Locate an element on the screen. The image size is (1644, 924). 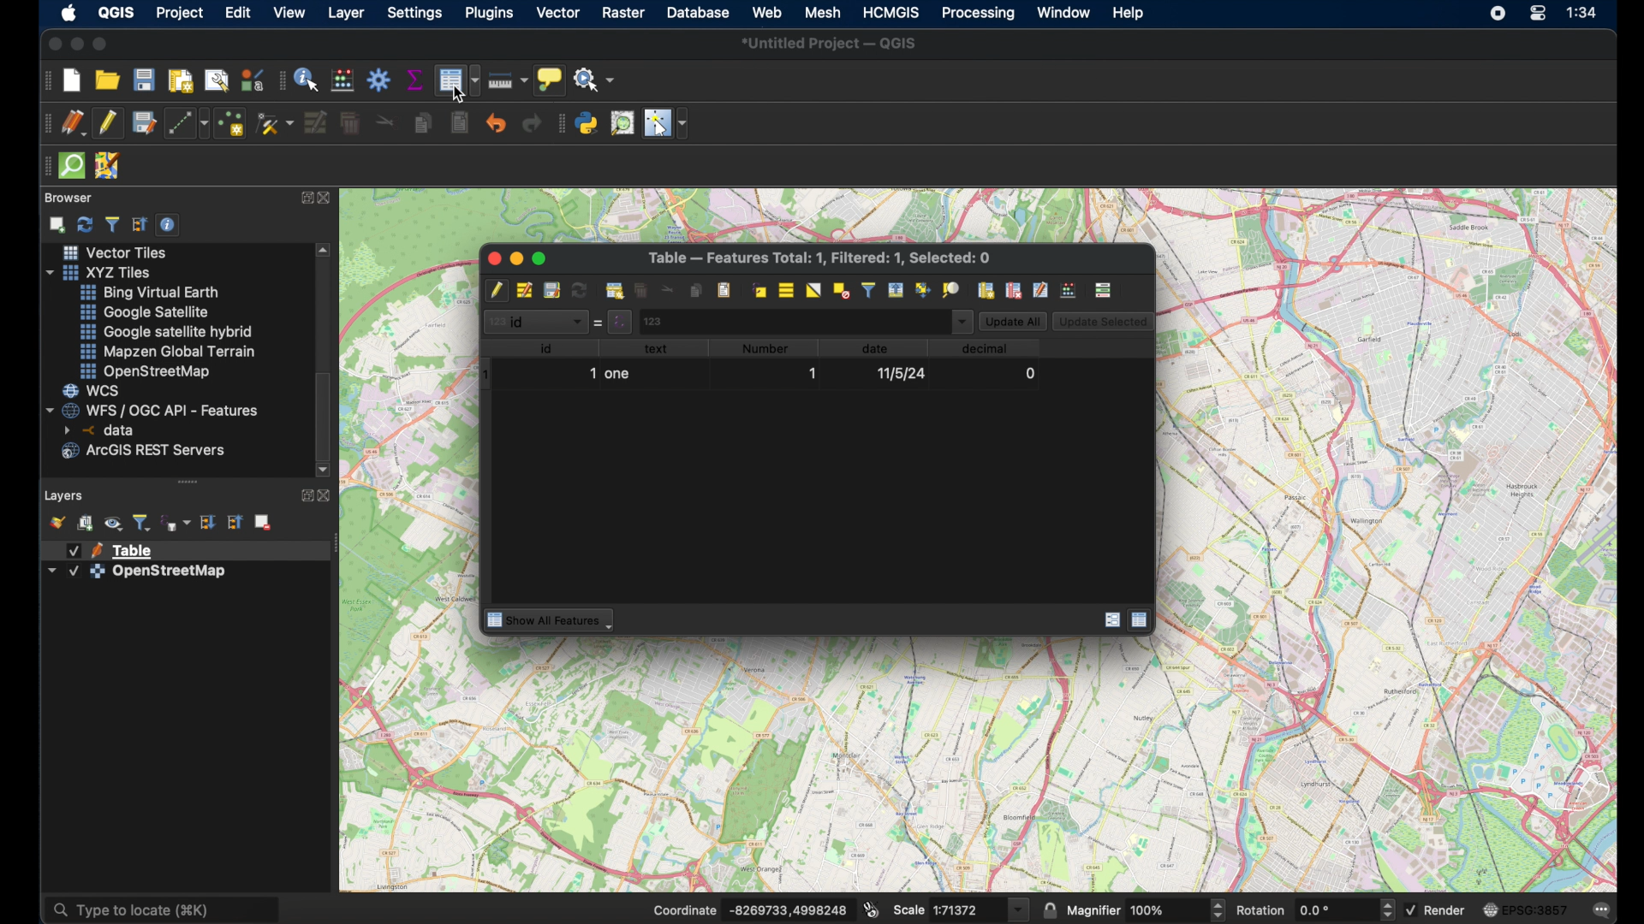
screen recording icon is located at coordinates (1497, 15).